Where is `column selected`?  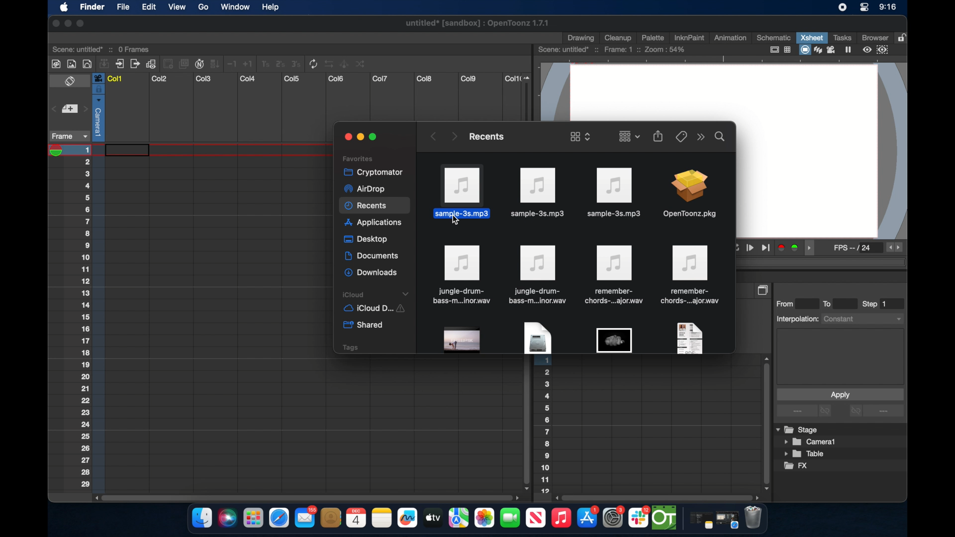
column selected is located at coordinates (98, 107).